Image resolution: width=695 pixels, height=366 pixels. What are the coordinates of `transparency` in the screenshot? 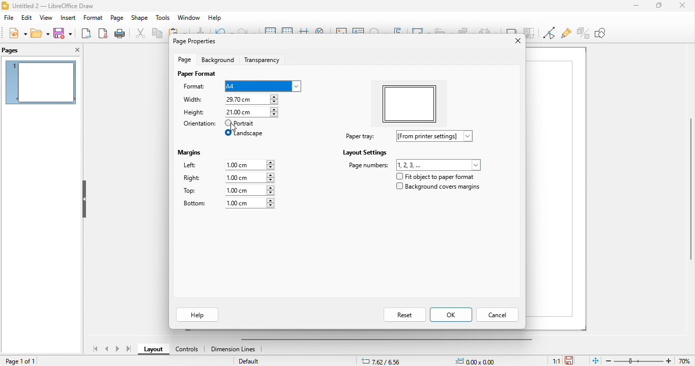 It's located at (264, 60).